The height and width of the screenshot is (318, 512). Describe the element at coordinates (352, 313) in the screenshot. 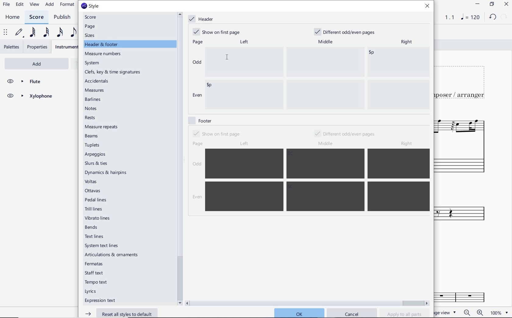

I see `cancel` at that location.